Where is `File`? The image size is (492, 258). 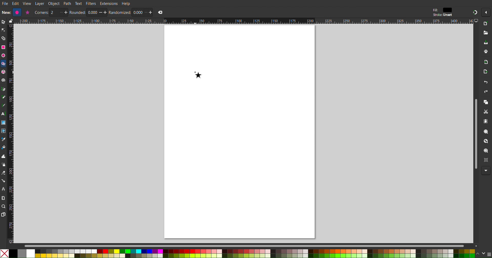 File is located at coordinates (5, 4).